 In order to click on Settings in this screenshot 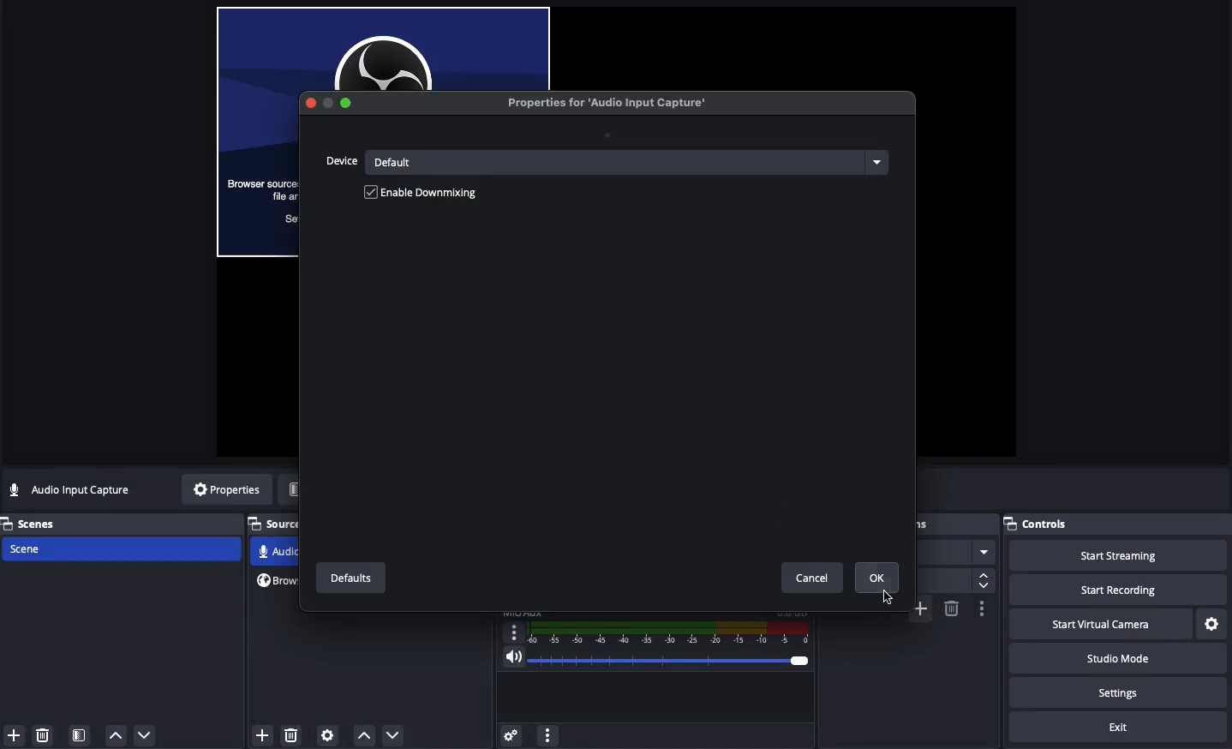, I will do `click(1212, 625)`.